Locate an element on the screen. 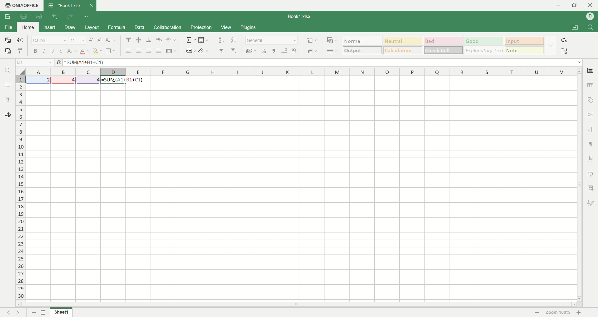  redo is located at coordinates (70, 17).